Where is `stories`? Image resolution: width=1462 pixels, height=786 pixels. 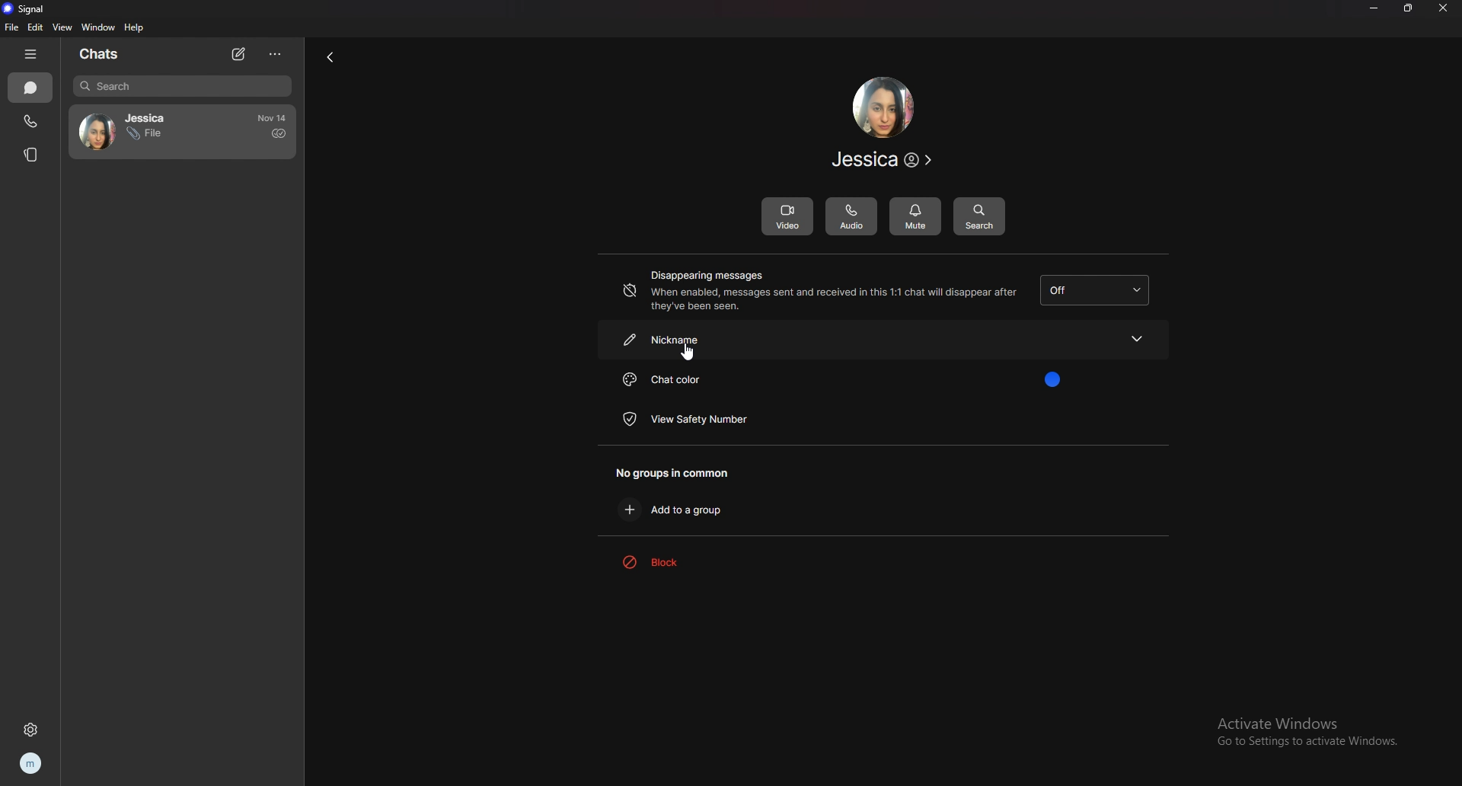 stories is located at coordinates (28, 155).